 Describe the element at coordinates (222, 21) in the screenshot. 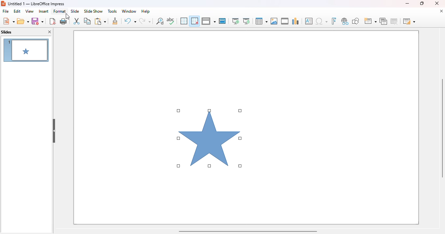

I see `master slide` at that location.